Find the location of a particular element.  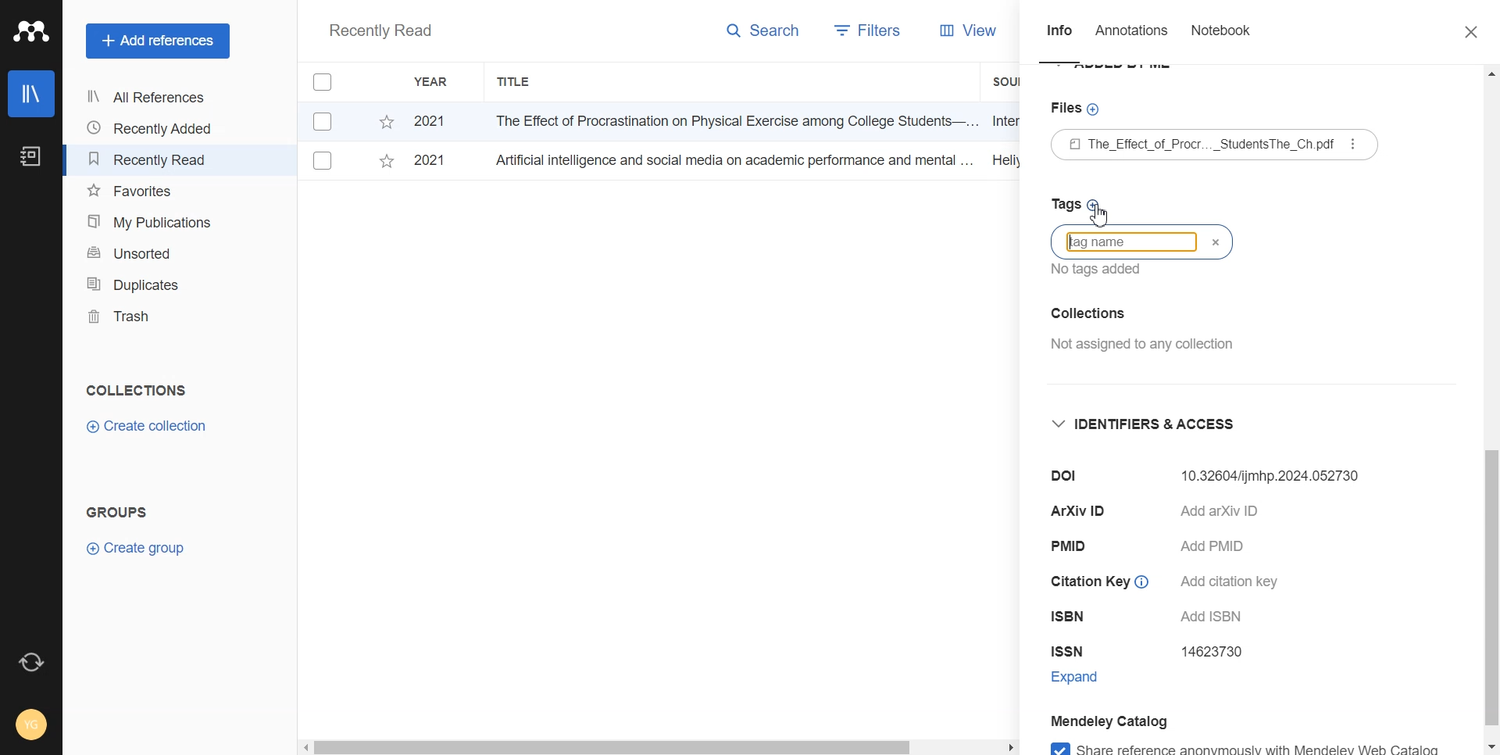

Favourites is located at coordinates (154, 191).